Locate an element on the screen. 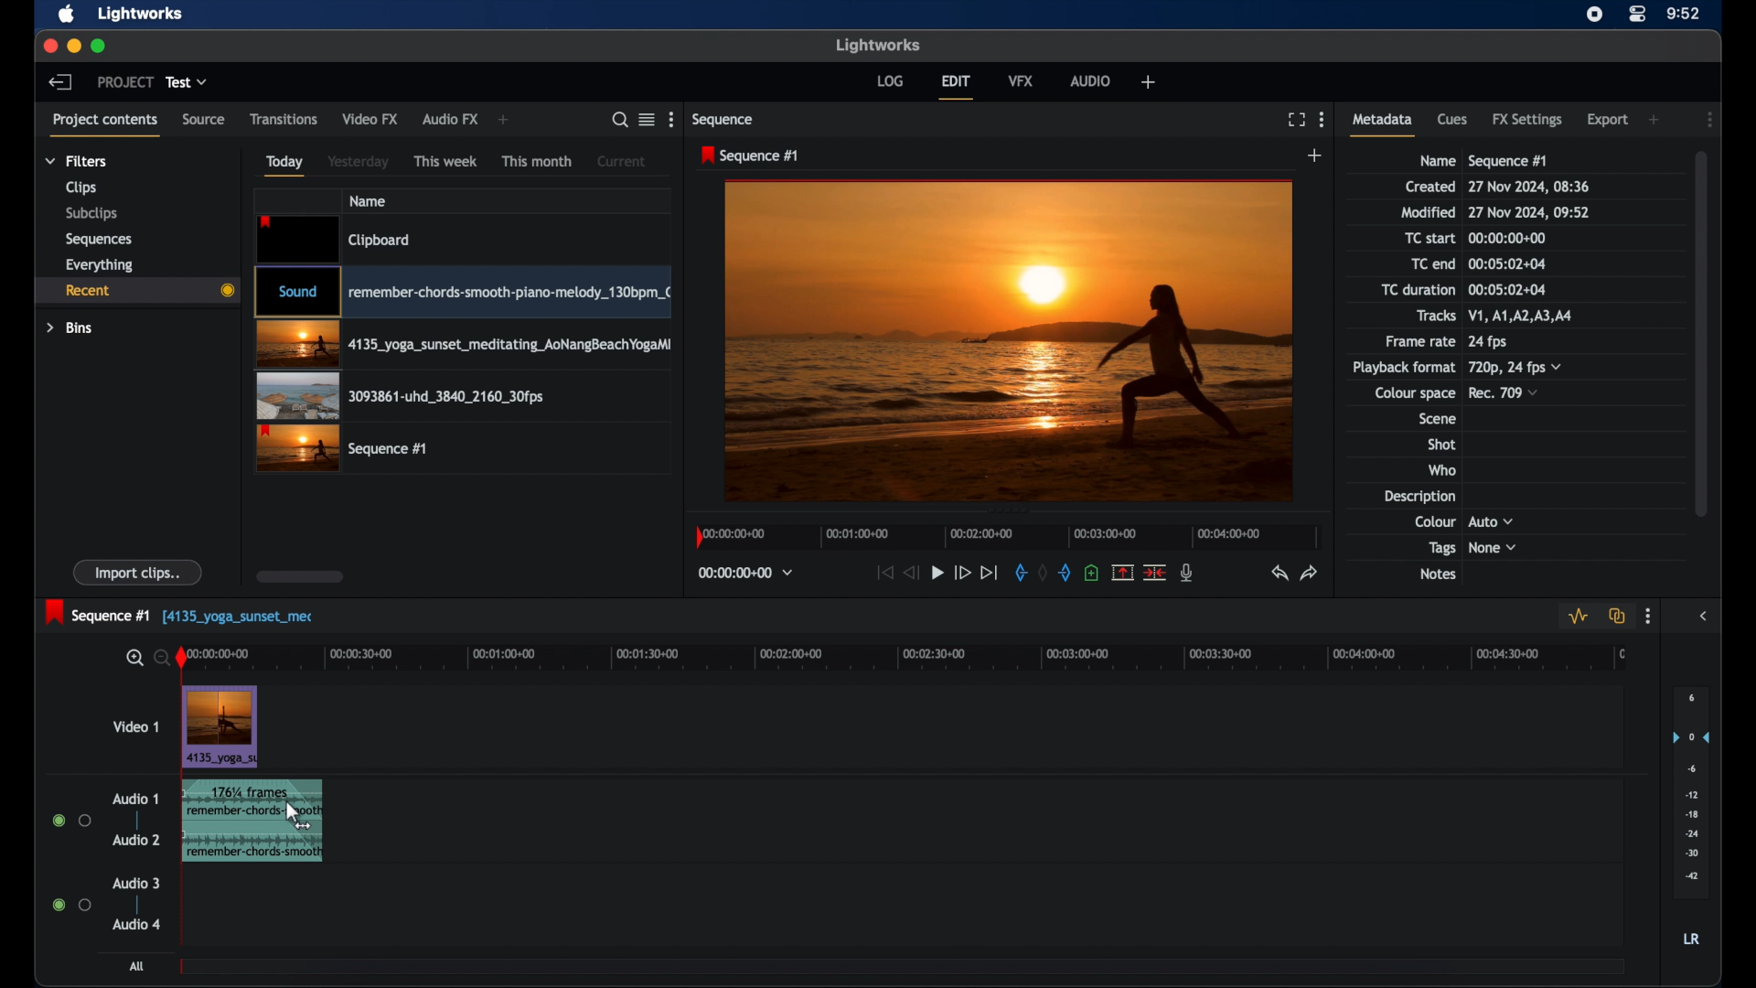 The image size is (1756, 988). audio fx is located at coordinates (451, 120).